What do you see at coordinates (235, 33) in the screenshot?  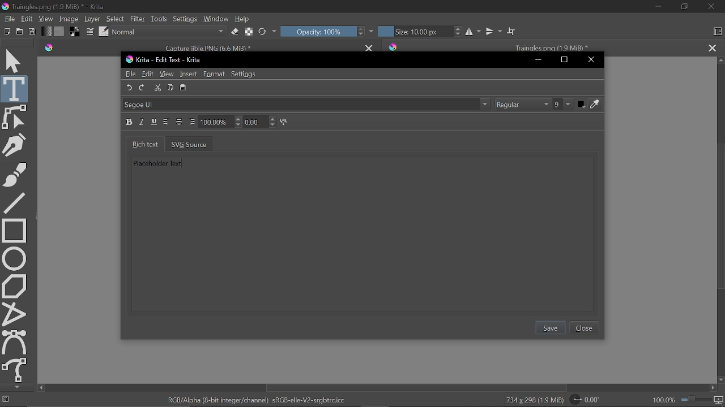 I see `eraser` at bounding box center [235, 33].